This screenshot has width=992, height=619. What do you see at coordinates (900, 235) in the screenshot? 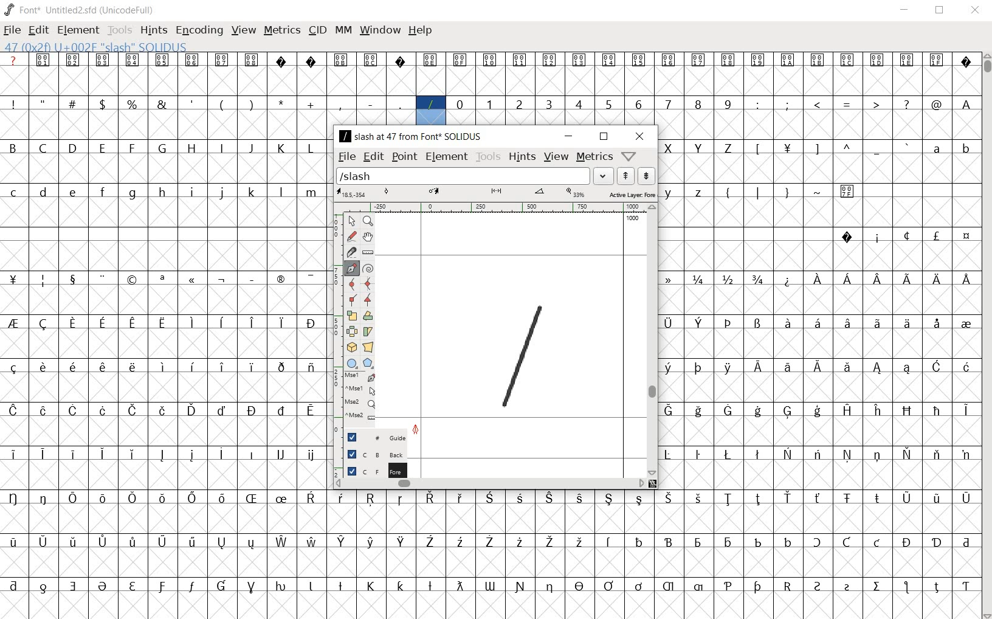
I see `special symbols` at bounding box center [900, 235].